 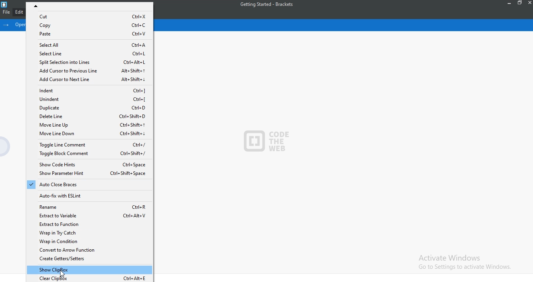 I want to click on Add cursor to next line, so click(x=90, y=79).